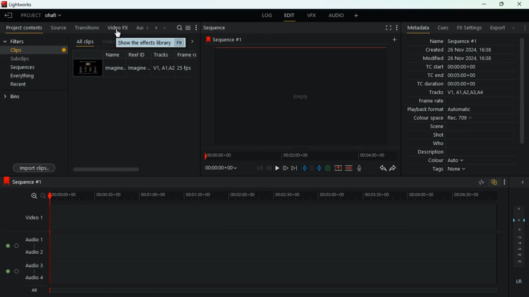 This screenshot has height=297, width=529. Describe the element at coordinates (300, 95) in the screenshot. I see `image` at that location.